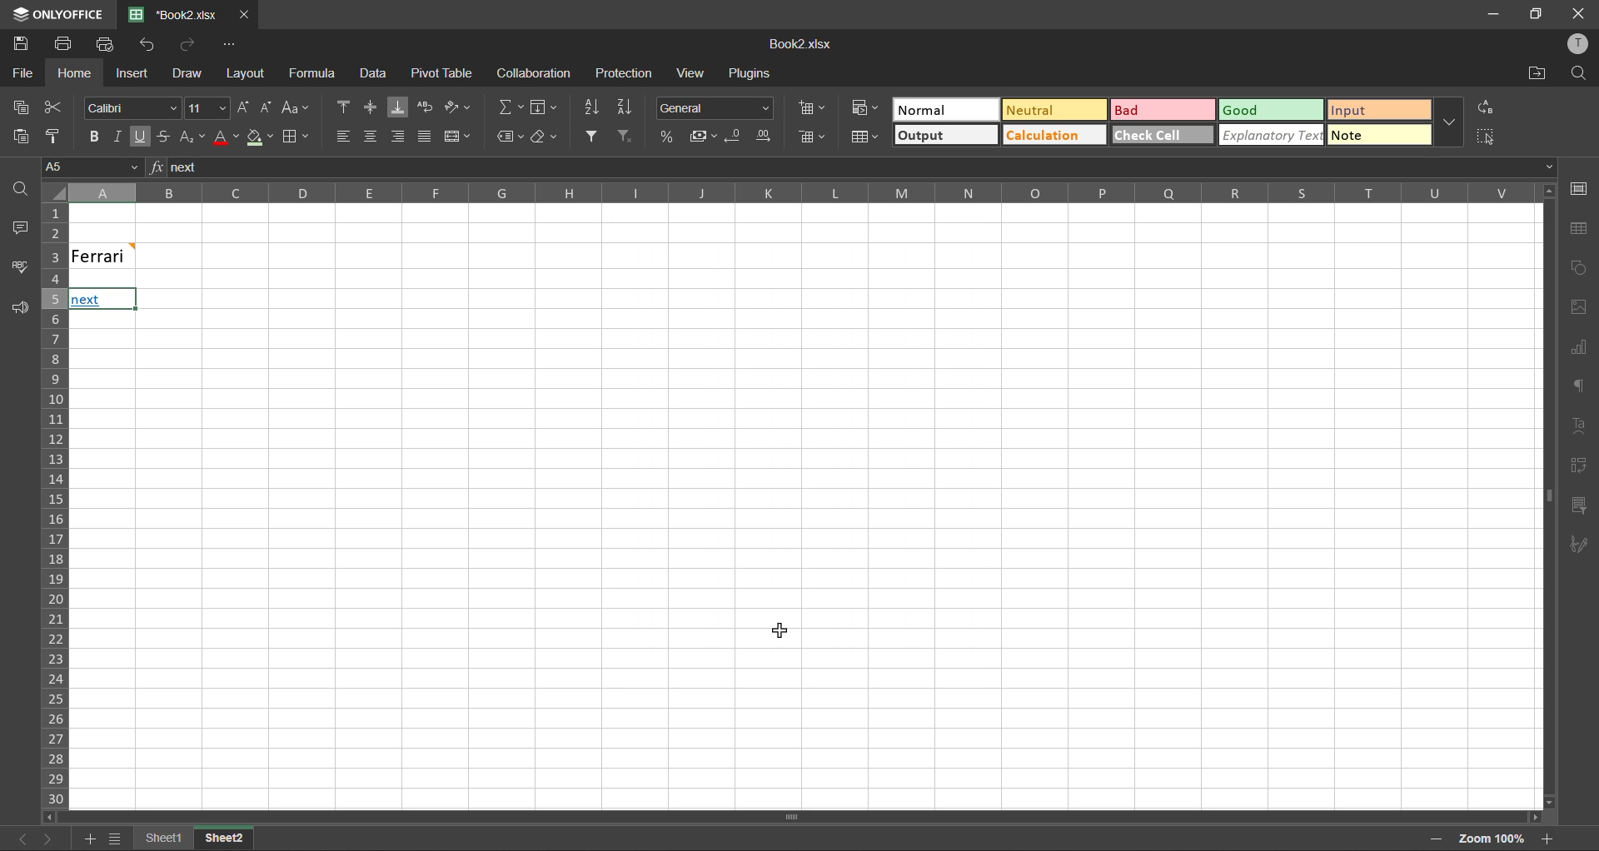  What do you see at coordinates (296, 107) in the screenshot?
I see `change case` at bounding box center [296, 107].